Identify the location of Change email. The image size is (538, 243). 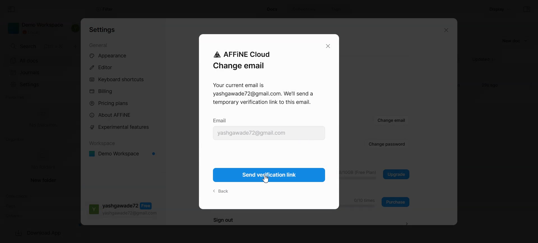
(392, 120).